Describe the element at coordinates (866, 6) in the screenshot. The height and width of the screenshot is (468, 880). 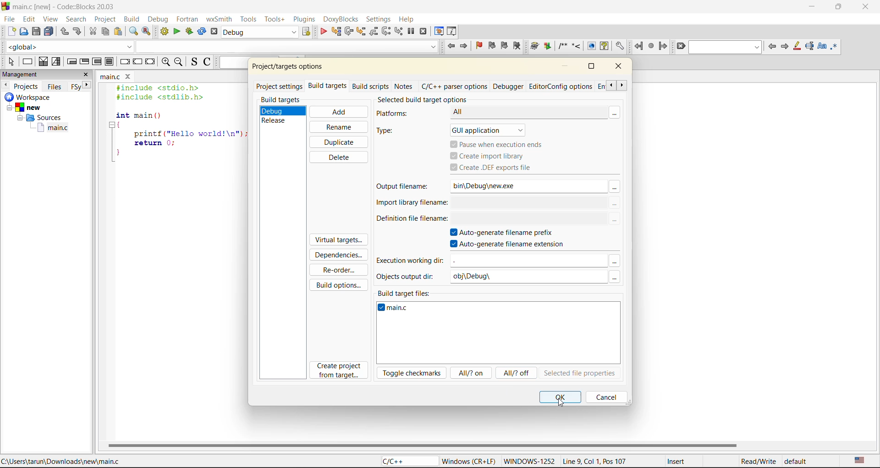
I see `close` at that location.